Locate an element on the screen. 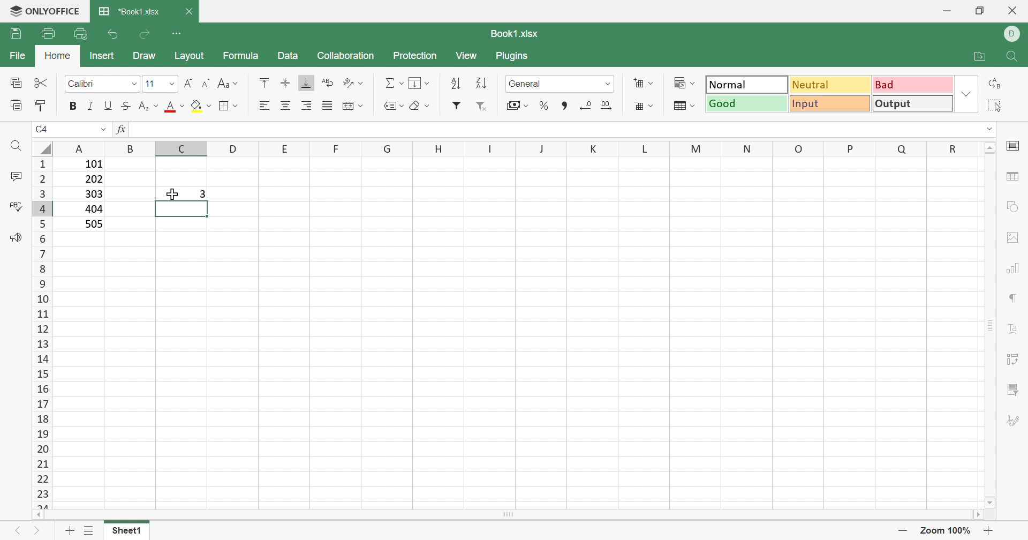 The width and height of the screenshot is (1028, 540). Scroll Down is located at coordinates (987, 500).